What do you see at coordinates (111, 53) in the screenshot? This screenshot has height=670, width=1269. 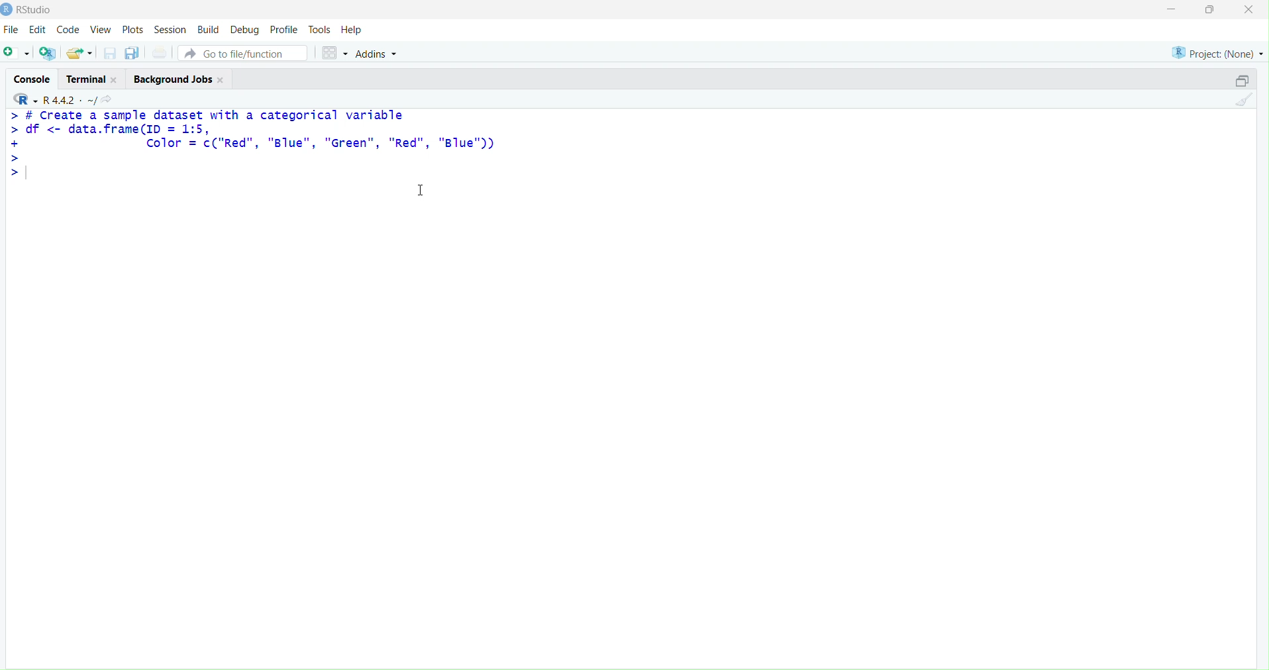 I see `save` at bounding box center [111, 53].